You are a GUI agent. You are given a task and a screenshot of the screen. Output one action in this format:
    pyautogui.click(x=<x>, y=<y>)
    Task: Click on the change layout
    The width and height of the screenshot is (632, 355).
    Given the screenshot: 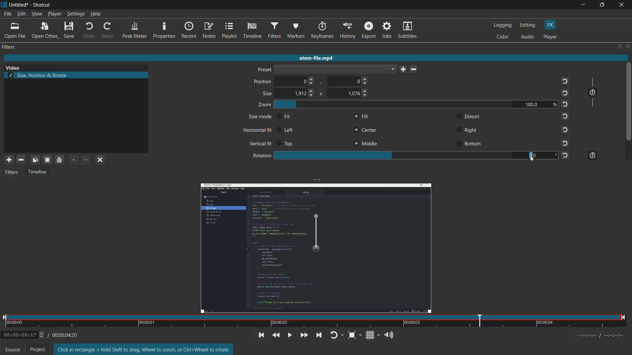 What is the action you would take?
    pyautogui.click(x=618, y=46)
    